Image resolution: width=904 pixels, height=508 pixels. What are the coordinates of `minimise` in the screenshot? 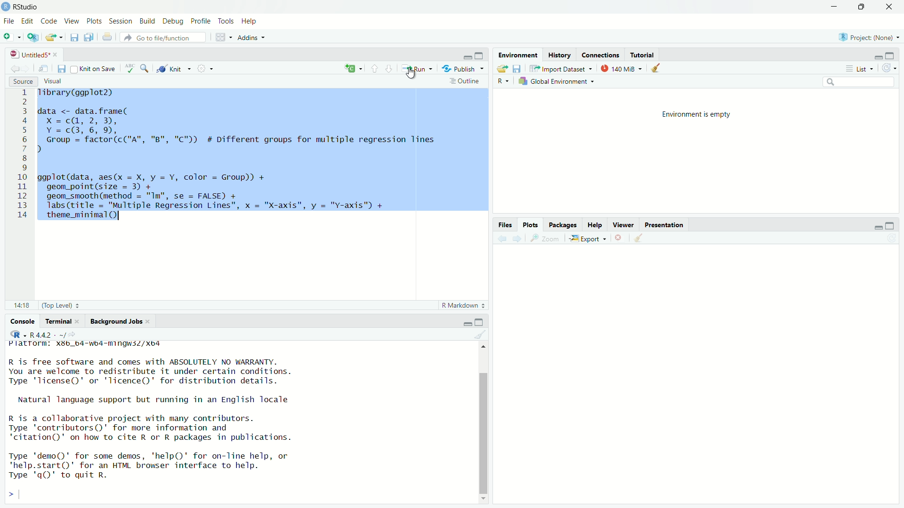 It's located at (465, 56).